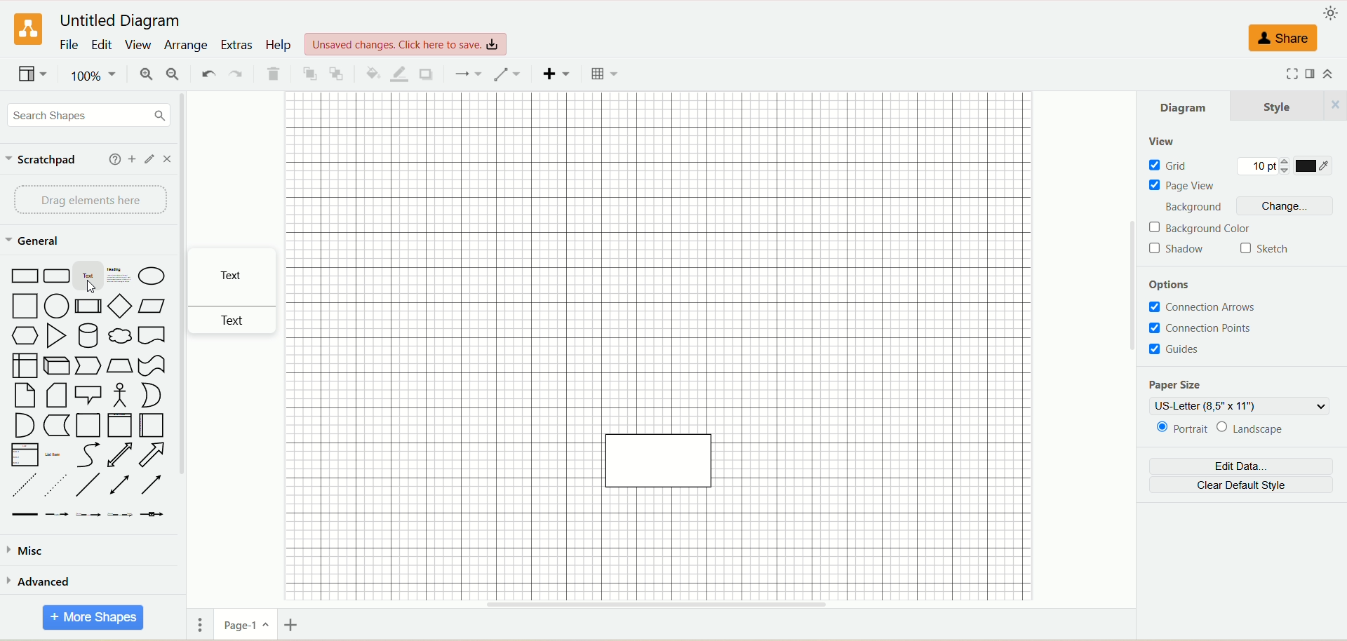 The width and height of the screenshot is (1347, 641). Describe the element at coordinates (1268, 165) in the screenshot. I see `10 pt` at that location.